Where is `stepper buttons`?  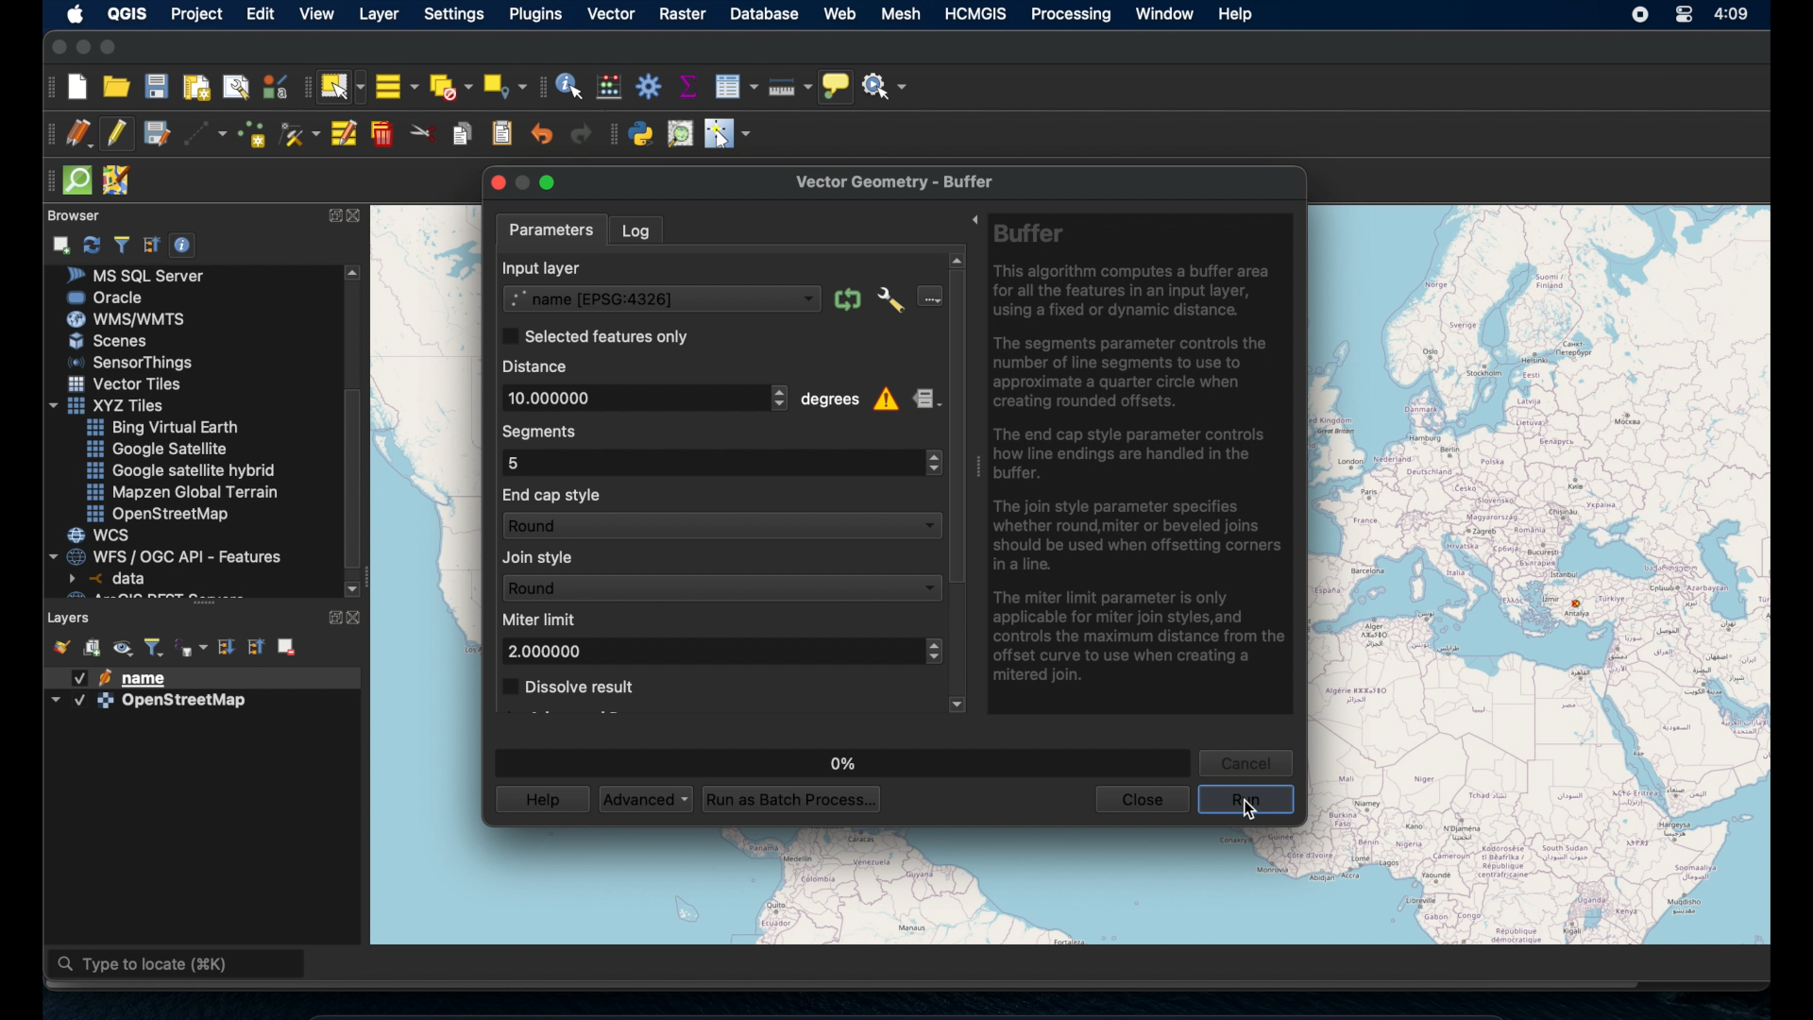 stepper buttons is located at coordinates (932, 651).